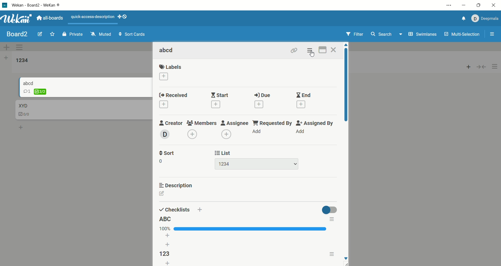 This screenshot has width=501, height=266. Describe the element at coordinates (170, 72) in the screenshot. I see `labels` at that location.